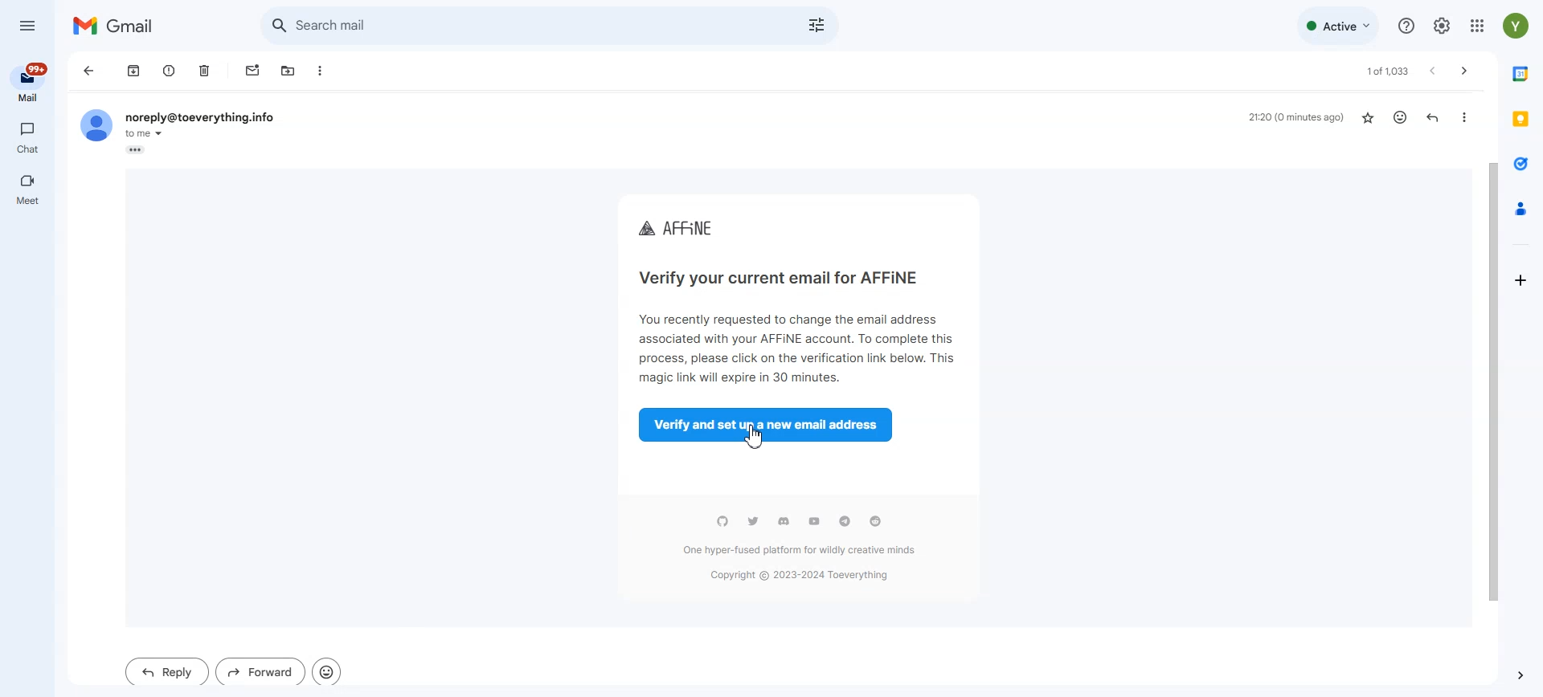  Describe the element at coordinates (27, 83) in the screenshot. I see `Mail` at that location.